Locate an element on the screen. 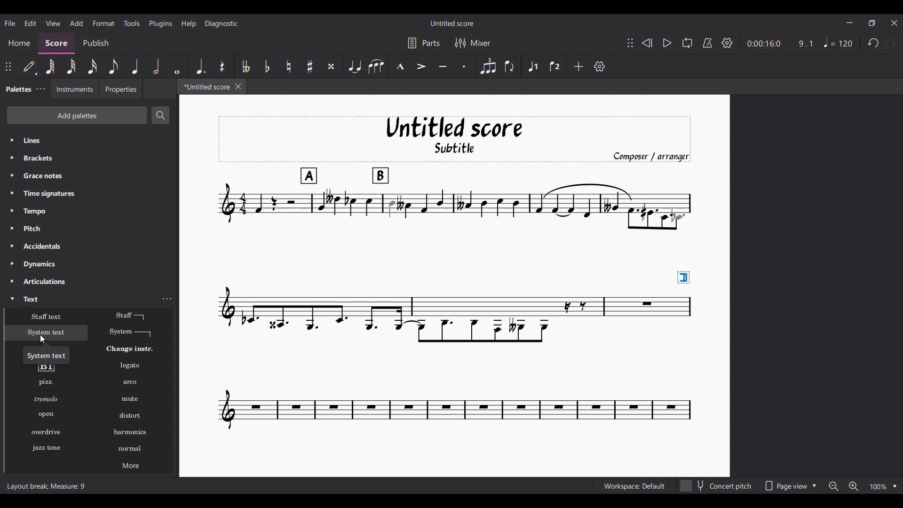 This screenshot has width=903, height=508. Mixer settings is located at coordinates (473, 43).